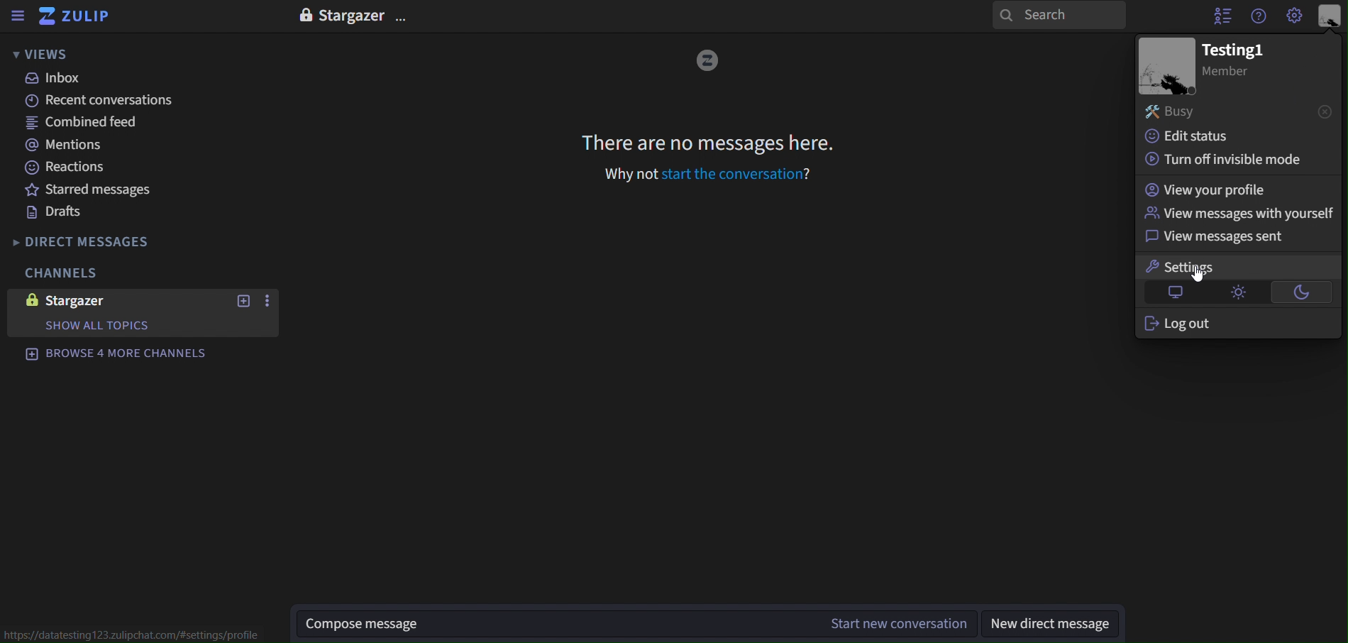 The height and width of the screenshot is (643, 1348). Describe the element at coordinates (1214, 236) in the screenshot. I see `view messages sent` at that location.